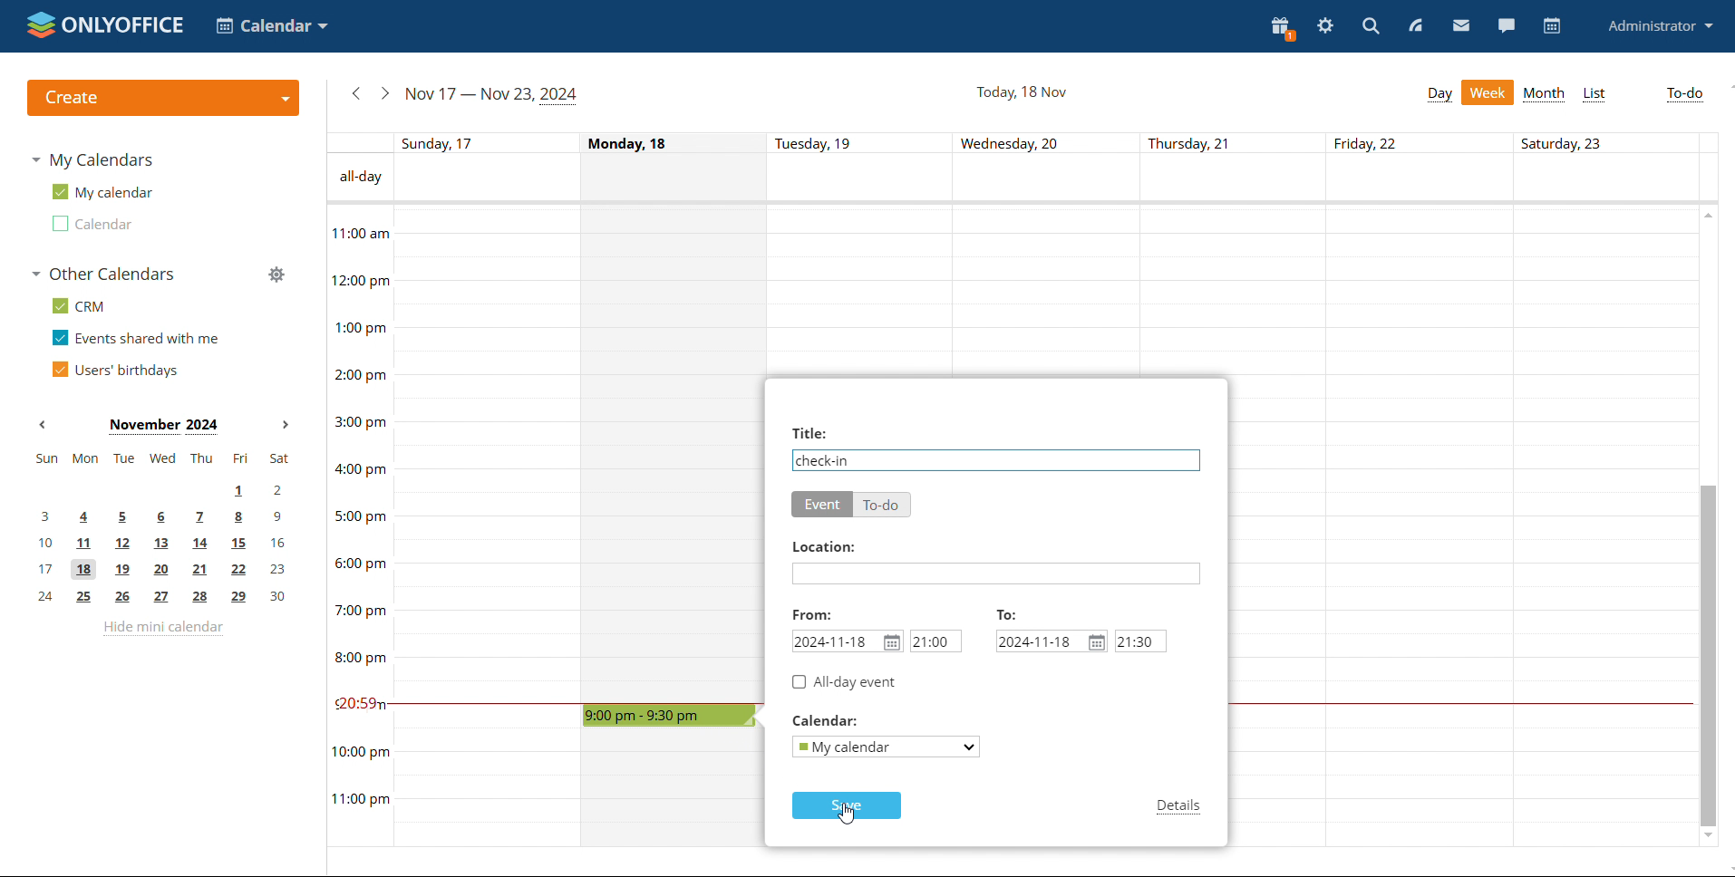 This screenshot has height=877, width=1735. Describe the element at coordinates (846, 814) in the screenshot. I see `cursor` at that location.